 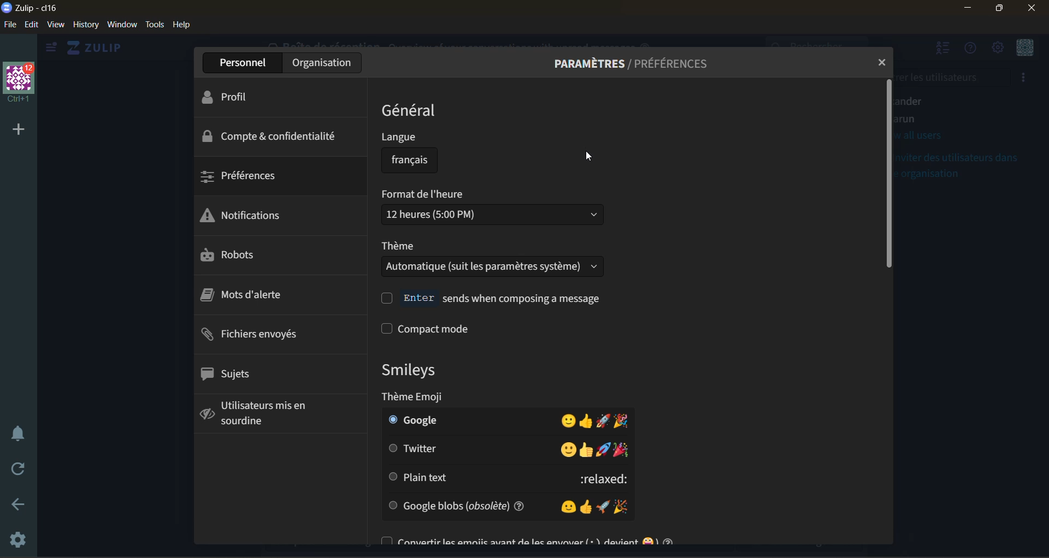 What do you see at coordinates (101, 48) in the screenshot?
I see `home` at bounding box center [101, 48].